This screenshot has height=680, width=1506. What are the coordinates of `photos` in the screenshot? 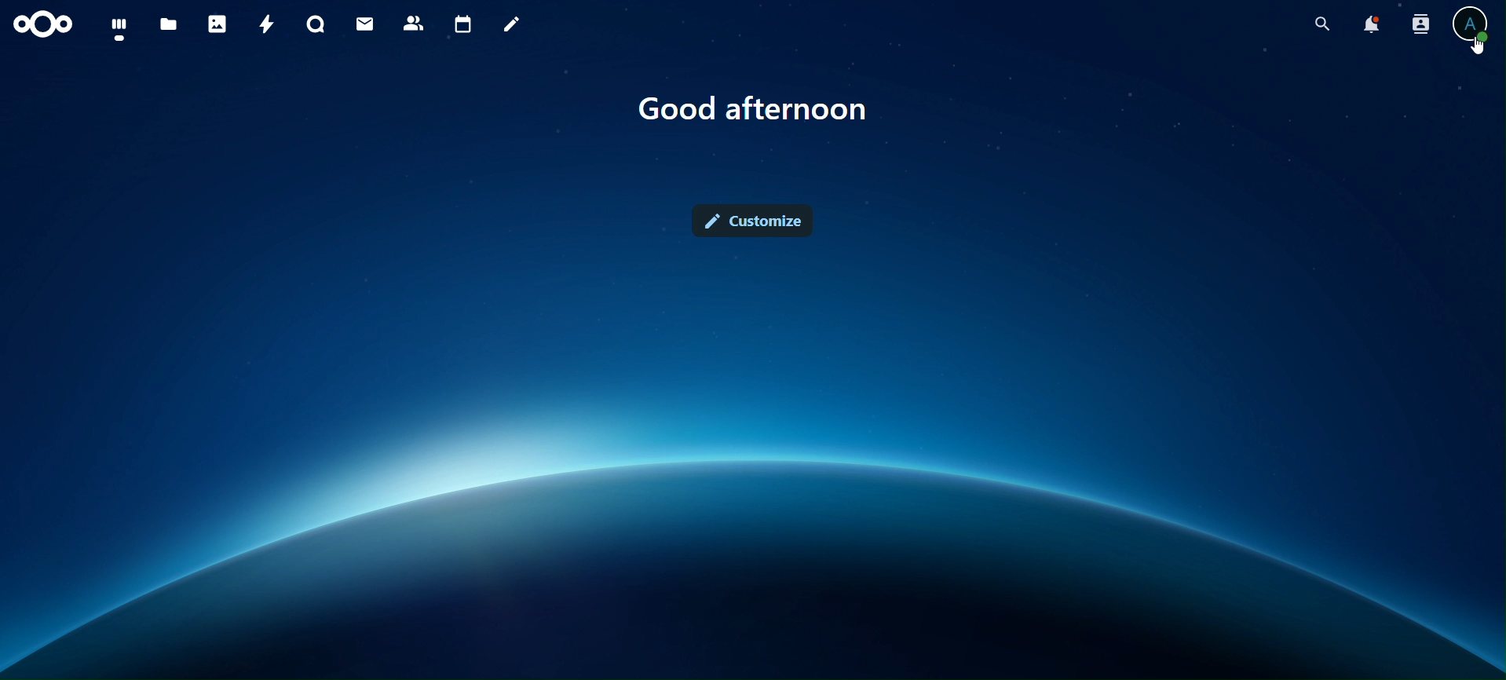 It's located at (217, 26).